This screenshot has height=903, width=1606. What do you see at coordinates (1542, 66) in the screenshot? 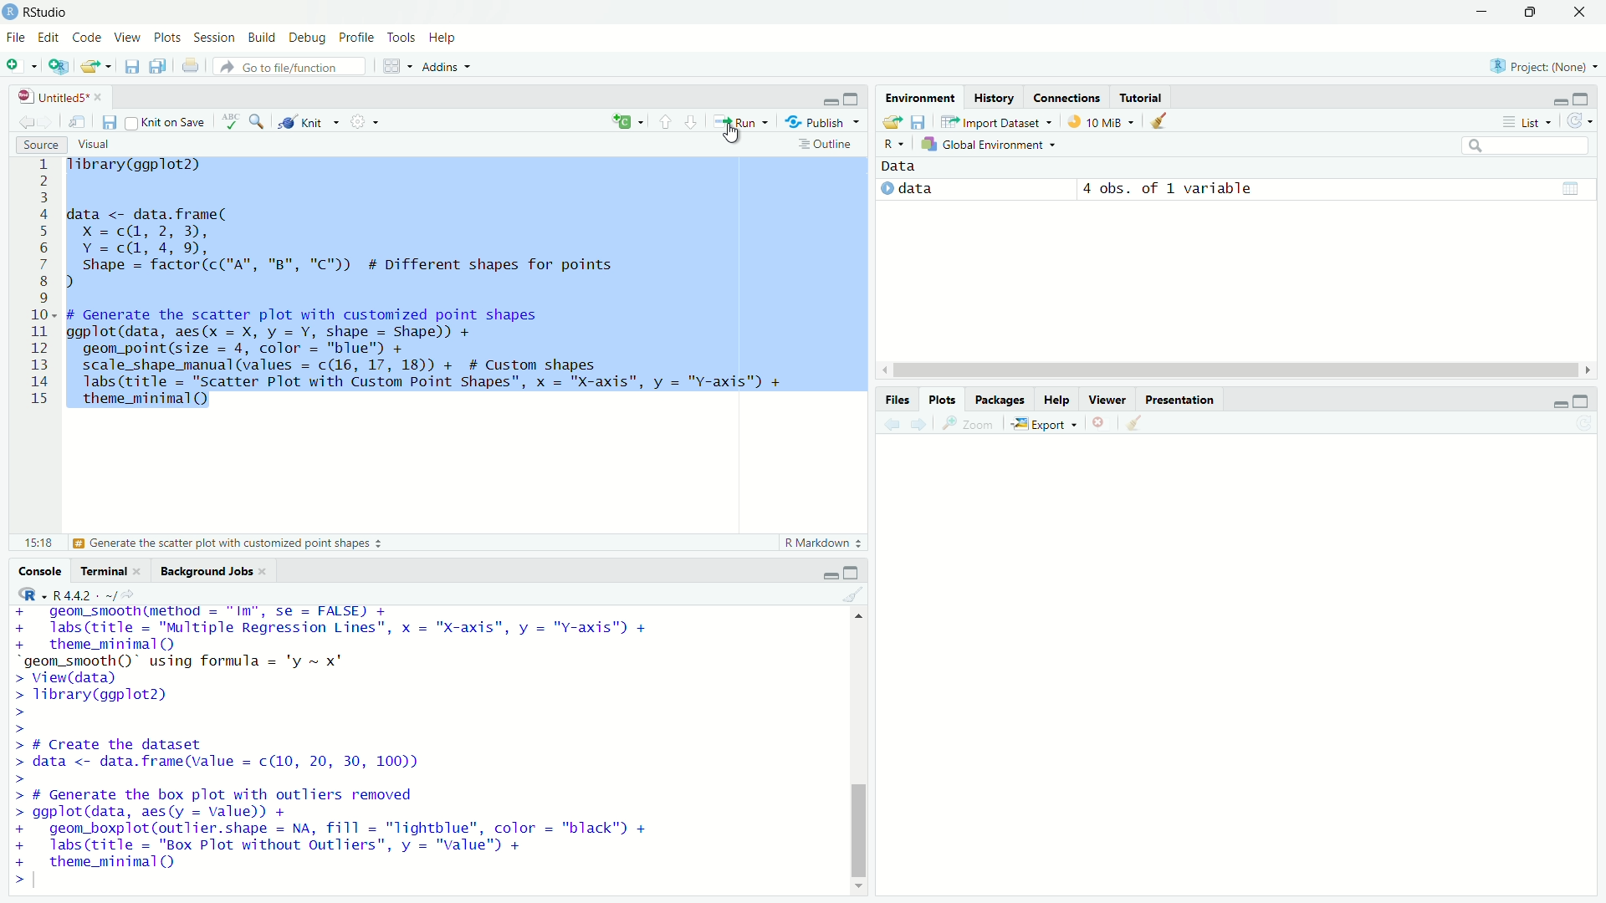
I see `Project: (None)` at bounding box center [1542, 66].